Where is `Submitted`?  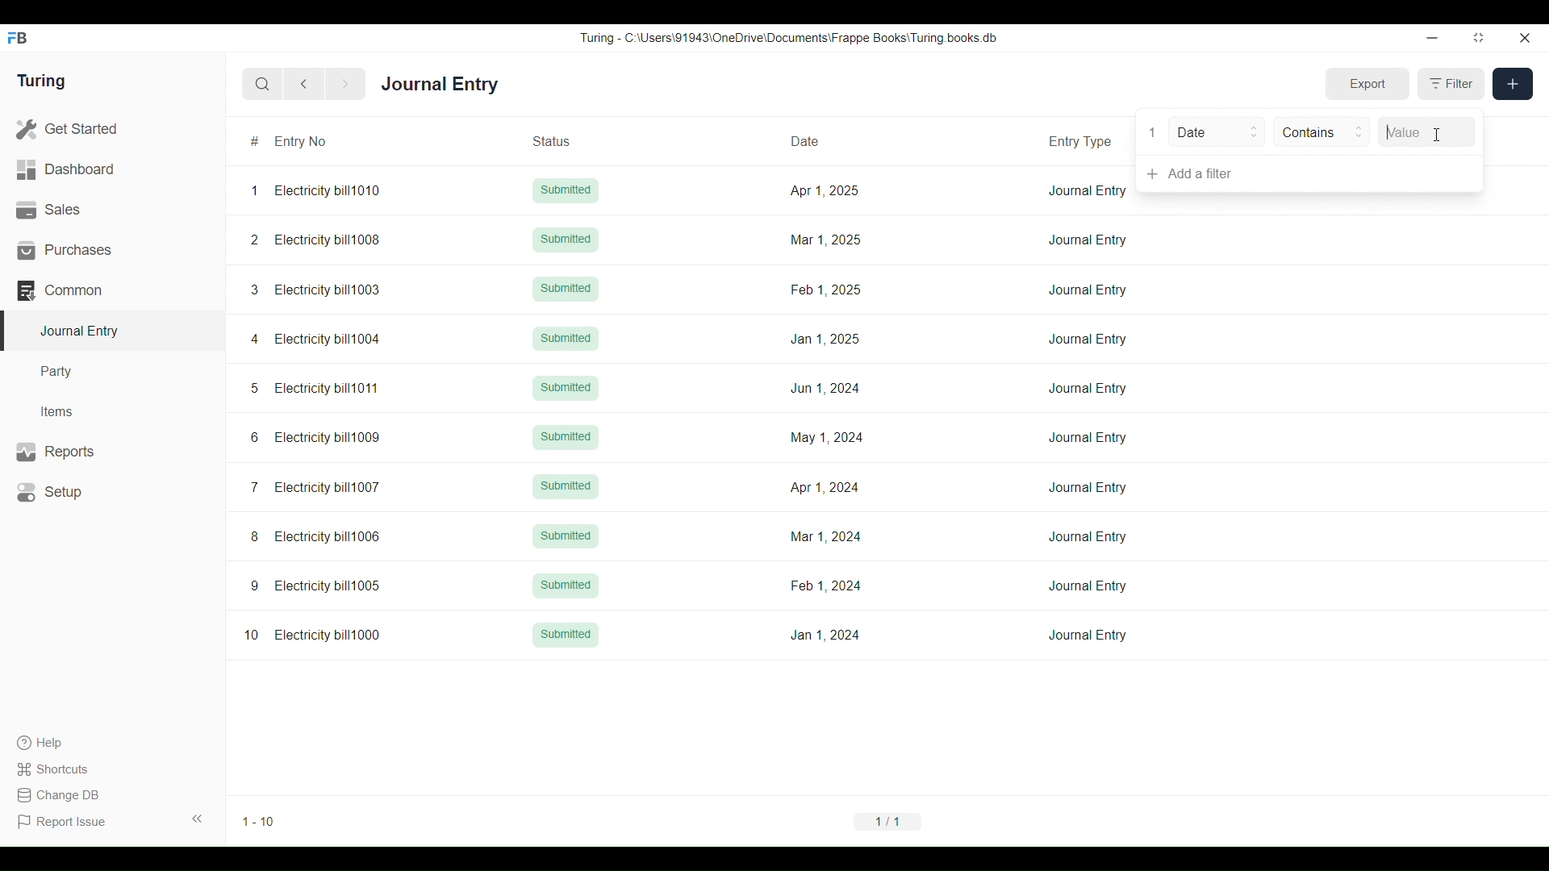
Submitted is located at coordinates (566, 240).